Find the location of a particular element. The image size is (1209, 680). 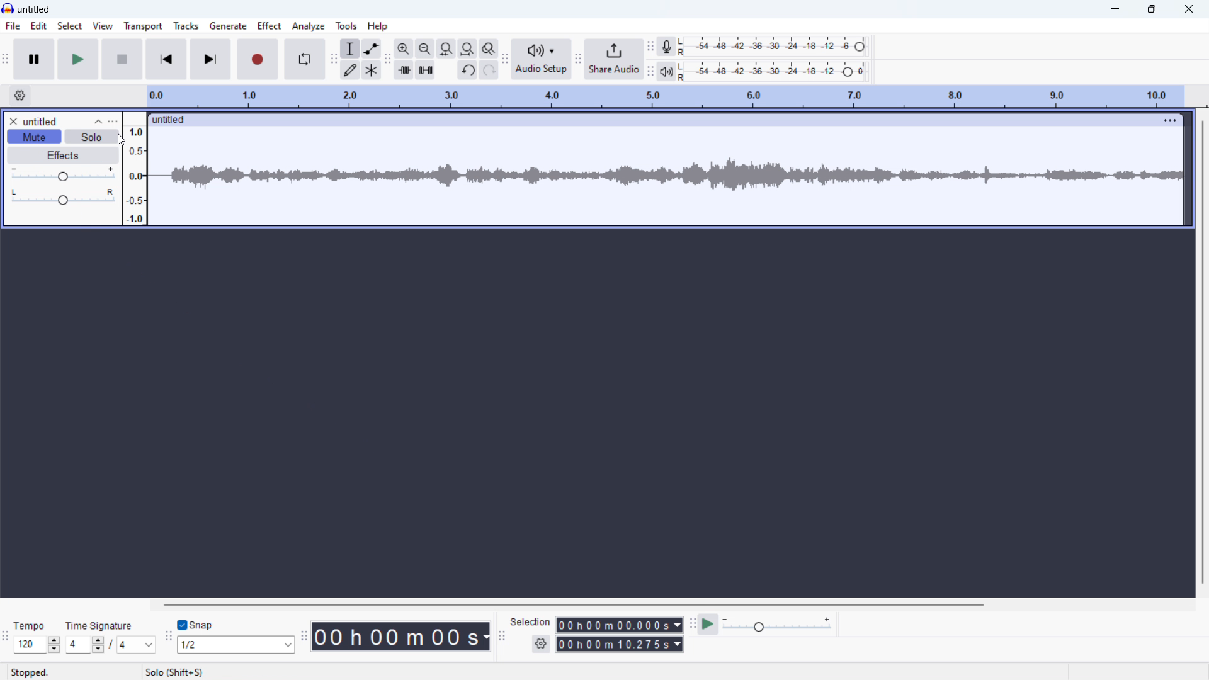

draw tool is located at coordinates (350, 71).